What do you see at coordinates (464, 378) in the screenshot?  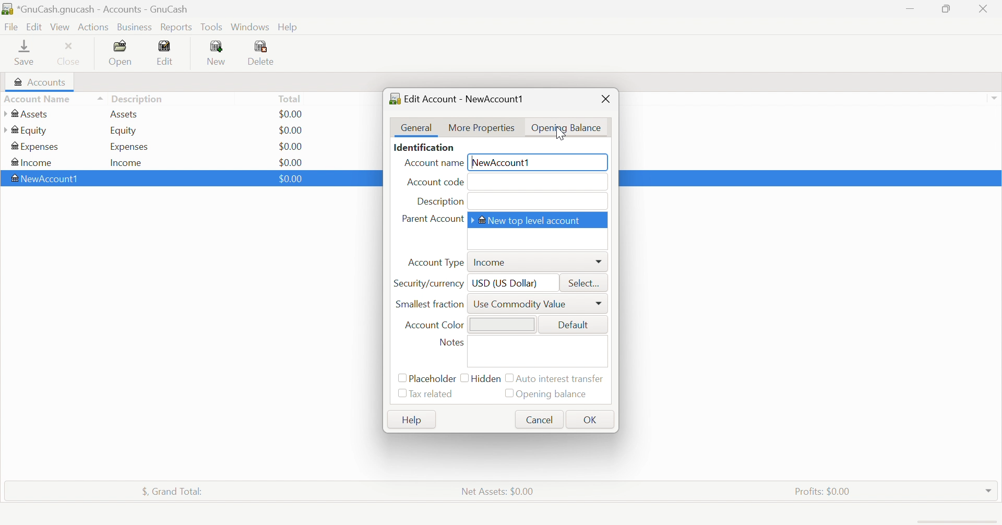 I see `Checkbox` at bounding box center [464, 378].